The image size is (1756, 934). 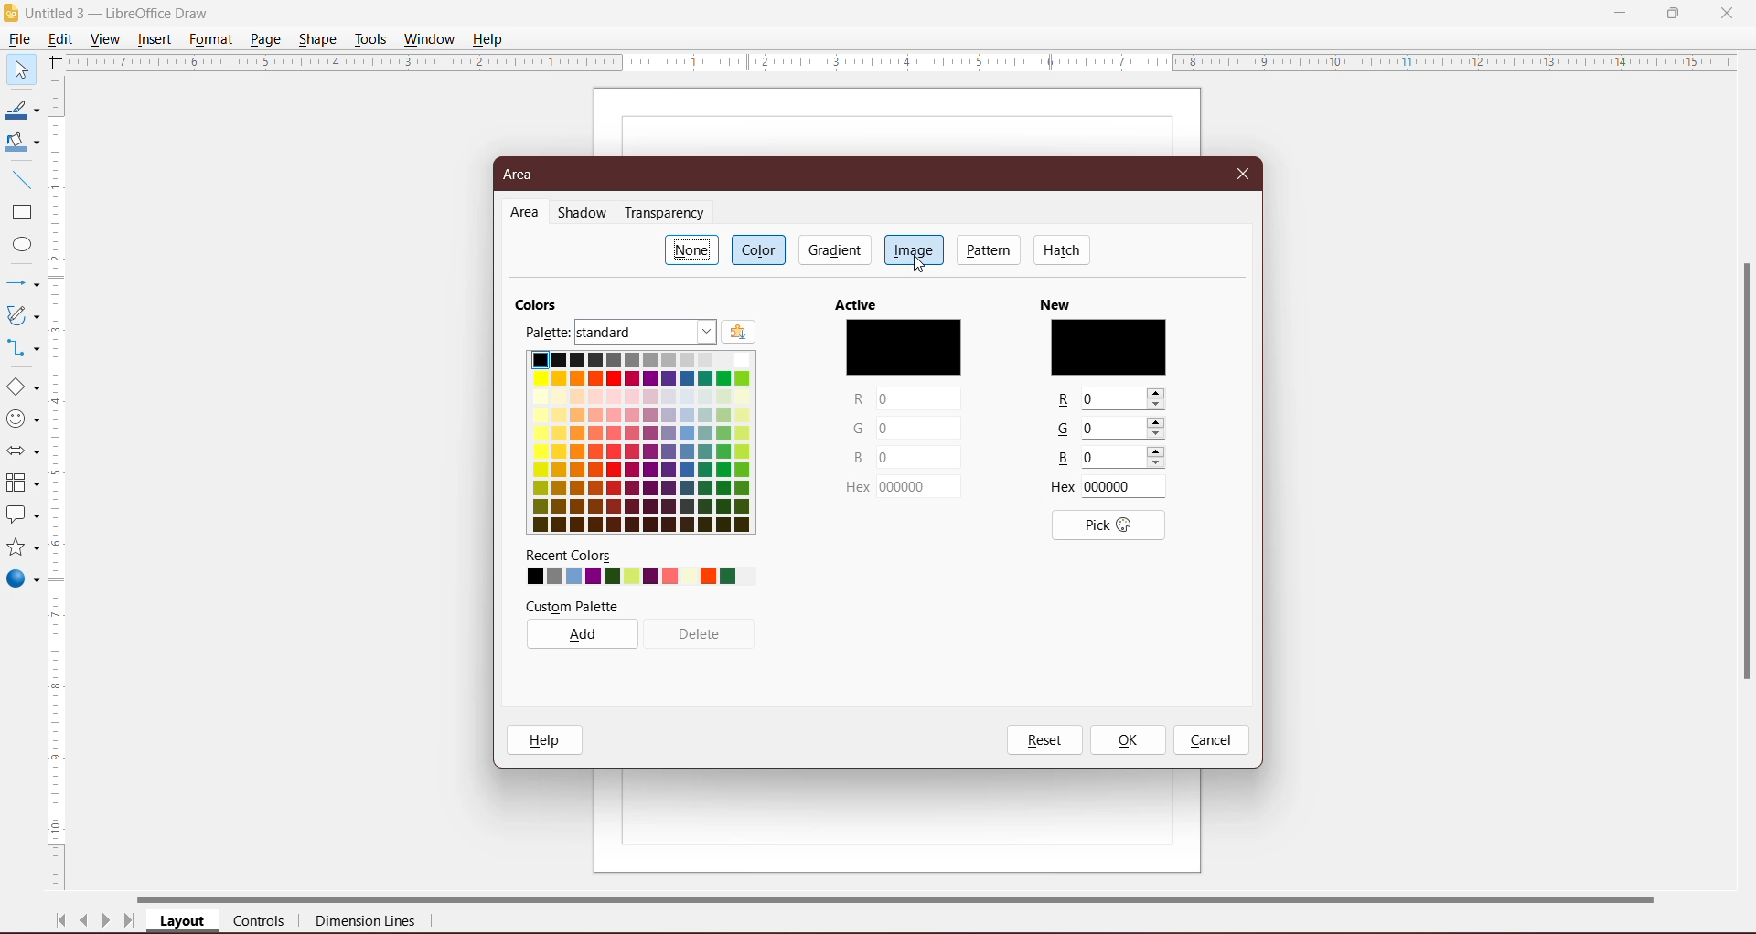 What do you see at coordinates (21, 548) in the screenshot?
I see `Stars and Banners` at bounding box center [21, 548].